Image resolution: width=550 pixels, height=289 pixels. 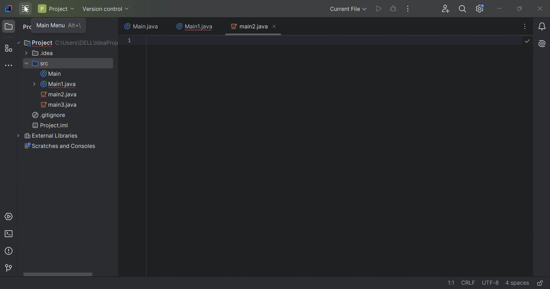 What do you see at coordinates (51, 73) in the screenshot?
I see `Main` at bounding box center [51, 73].